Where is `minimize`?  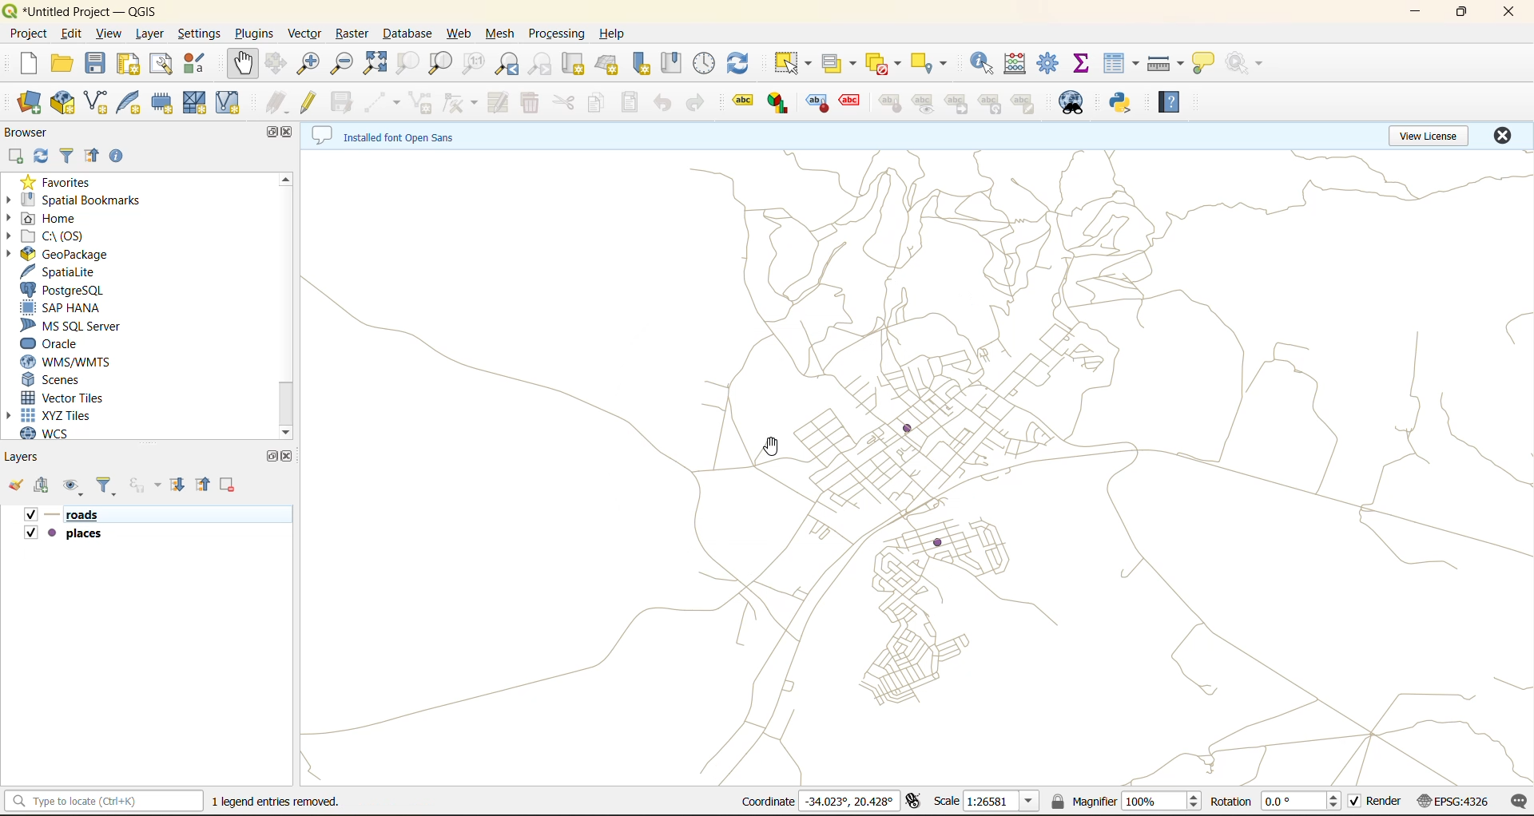 minimize is located at coordinates (1422, 13).